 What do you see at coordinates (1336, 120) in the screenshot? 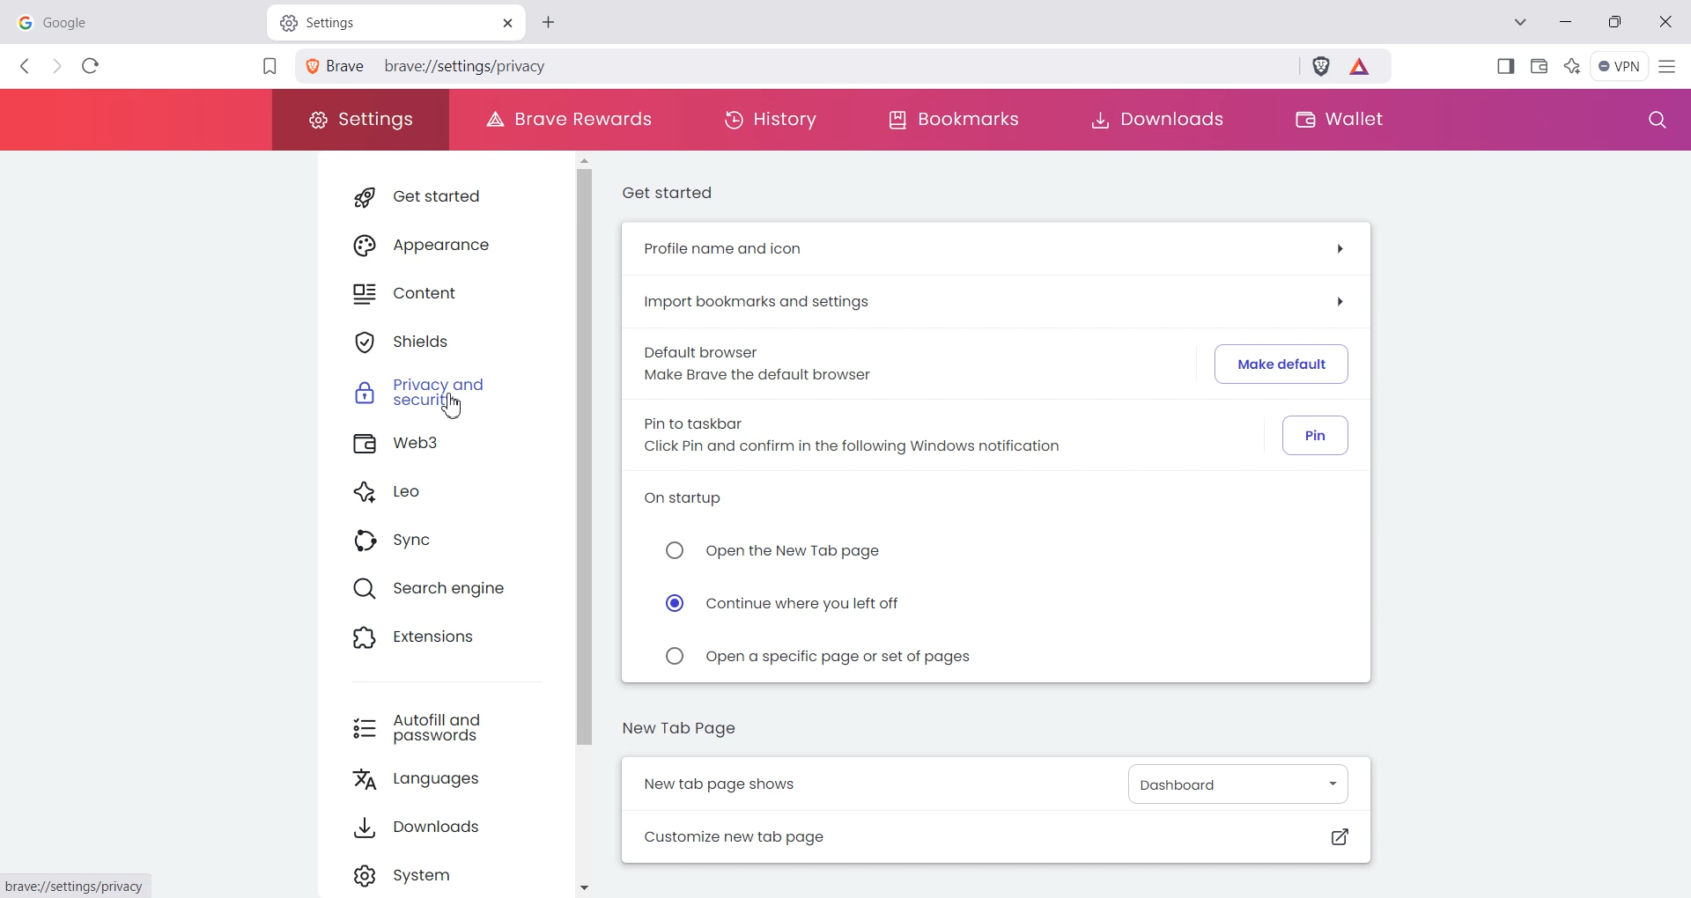
I see `Wallet` at bounding box center [1336, 120].